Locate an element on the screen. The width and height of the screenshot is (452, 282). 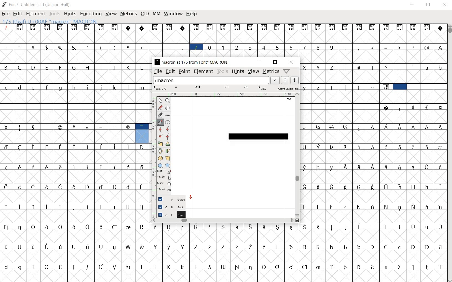
Symbol is located at coordinates (20, 167).